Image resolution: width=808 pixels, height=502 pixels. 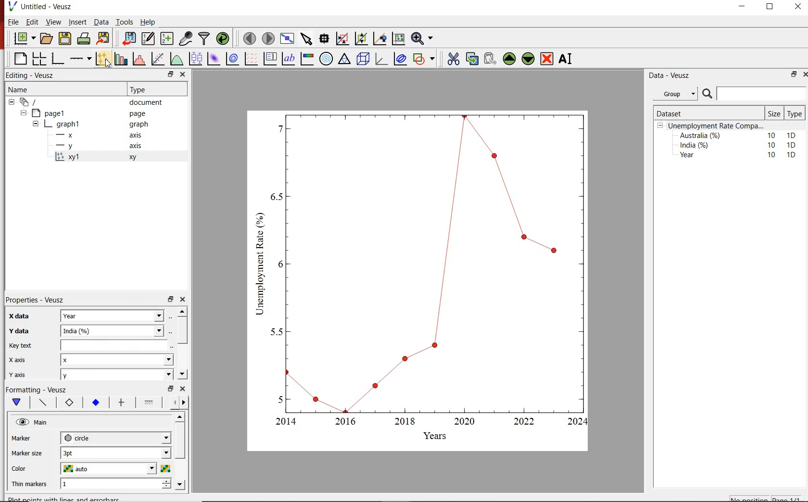 What do you see at coordinates (509, 59) in the screenshot?
I see `move the widgets up` at bounding box center [509, 59].